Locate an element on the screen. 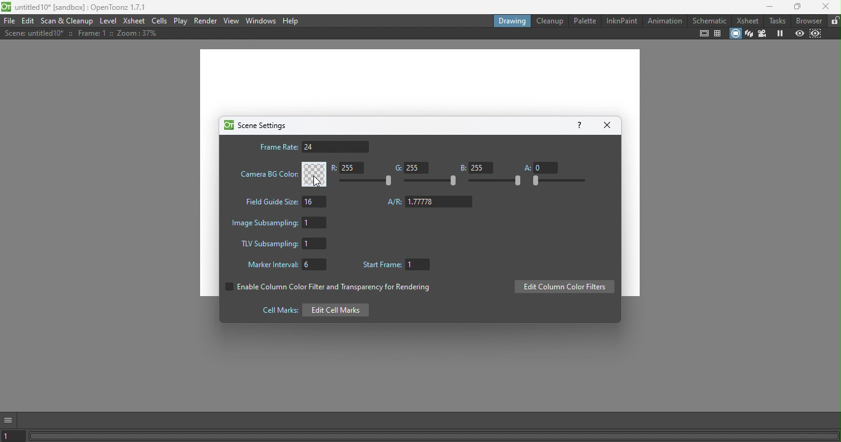  File is located at coordinates (9, 22).